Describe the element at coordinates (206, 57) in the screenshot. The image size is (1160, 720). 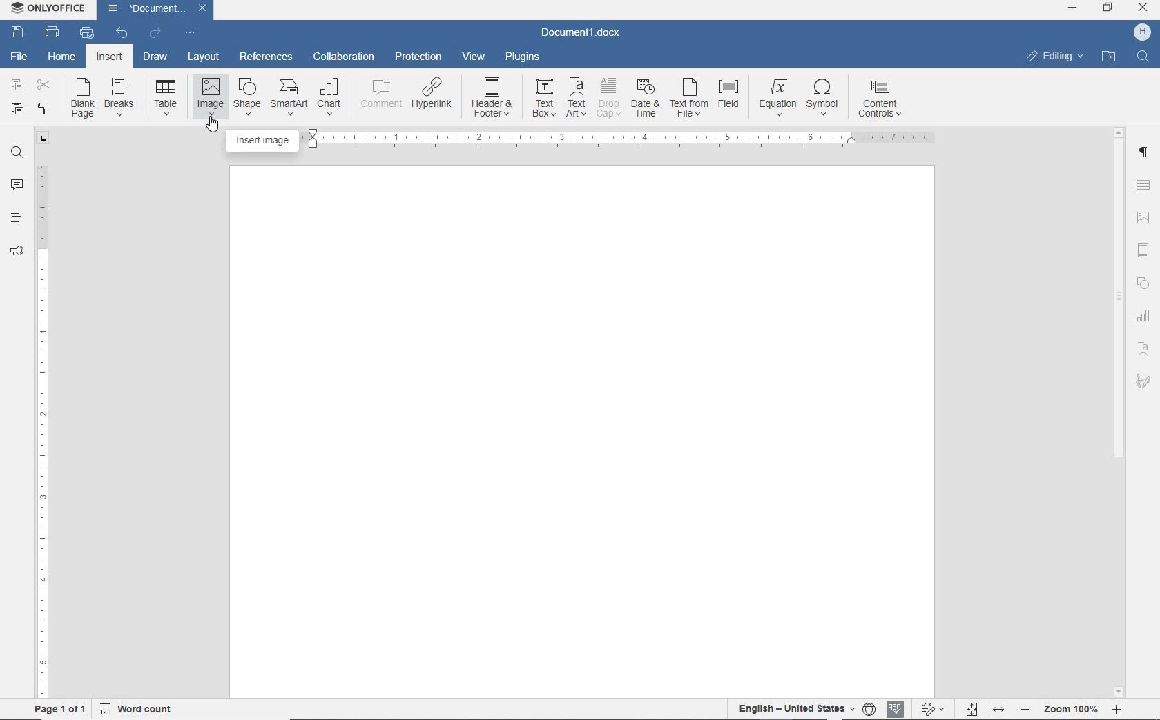
I see `layout` at that location.